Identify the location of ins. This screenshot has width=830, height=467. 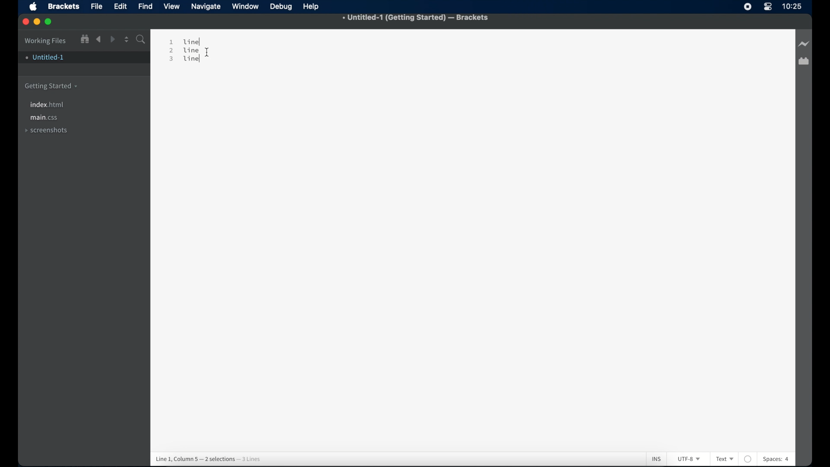
(650, 454).